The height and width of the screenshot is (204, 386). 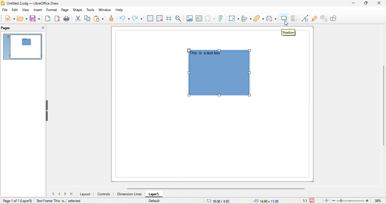 What do you see at coordinates (303, 201) in the screenshot?
I see `1:1` at bounding box center [303, 201].